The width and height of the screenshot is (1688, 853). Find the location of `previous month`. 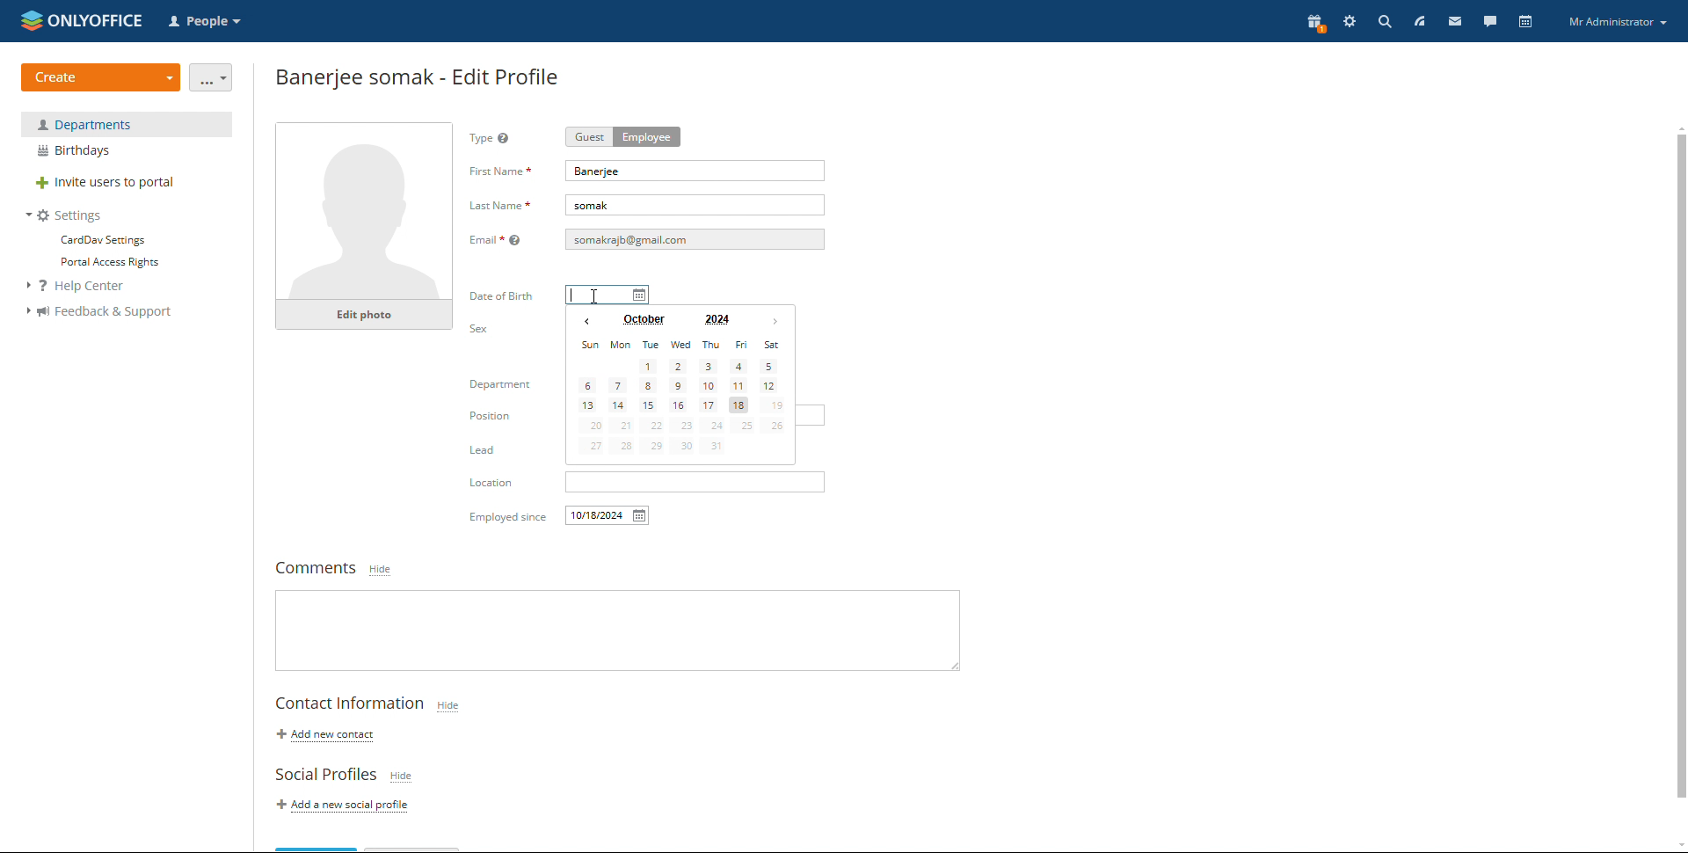

previous month is located at coordinates (588, 321).